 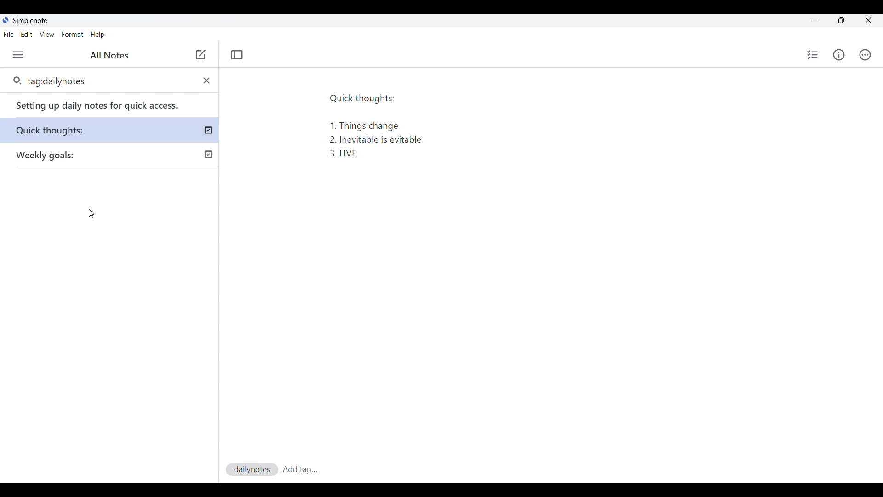 What do you see at coordinates (206, 81) in the screenshot?
I see `Delete input made` at bounding box center [206, 81].